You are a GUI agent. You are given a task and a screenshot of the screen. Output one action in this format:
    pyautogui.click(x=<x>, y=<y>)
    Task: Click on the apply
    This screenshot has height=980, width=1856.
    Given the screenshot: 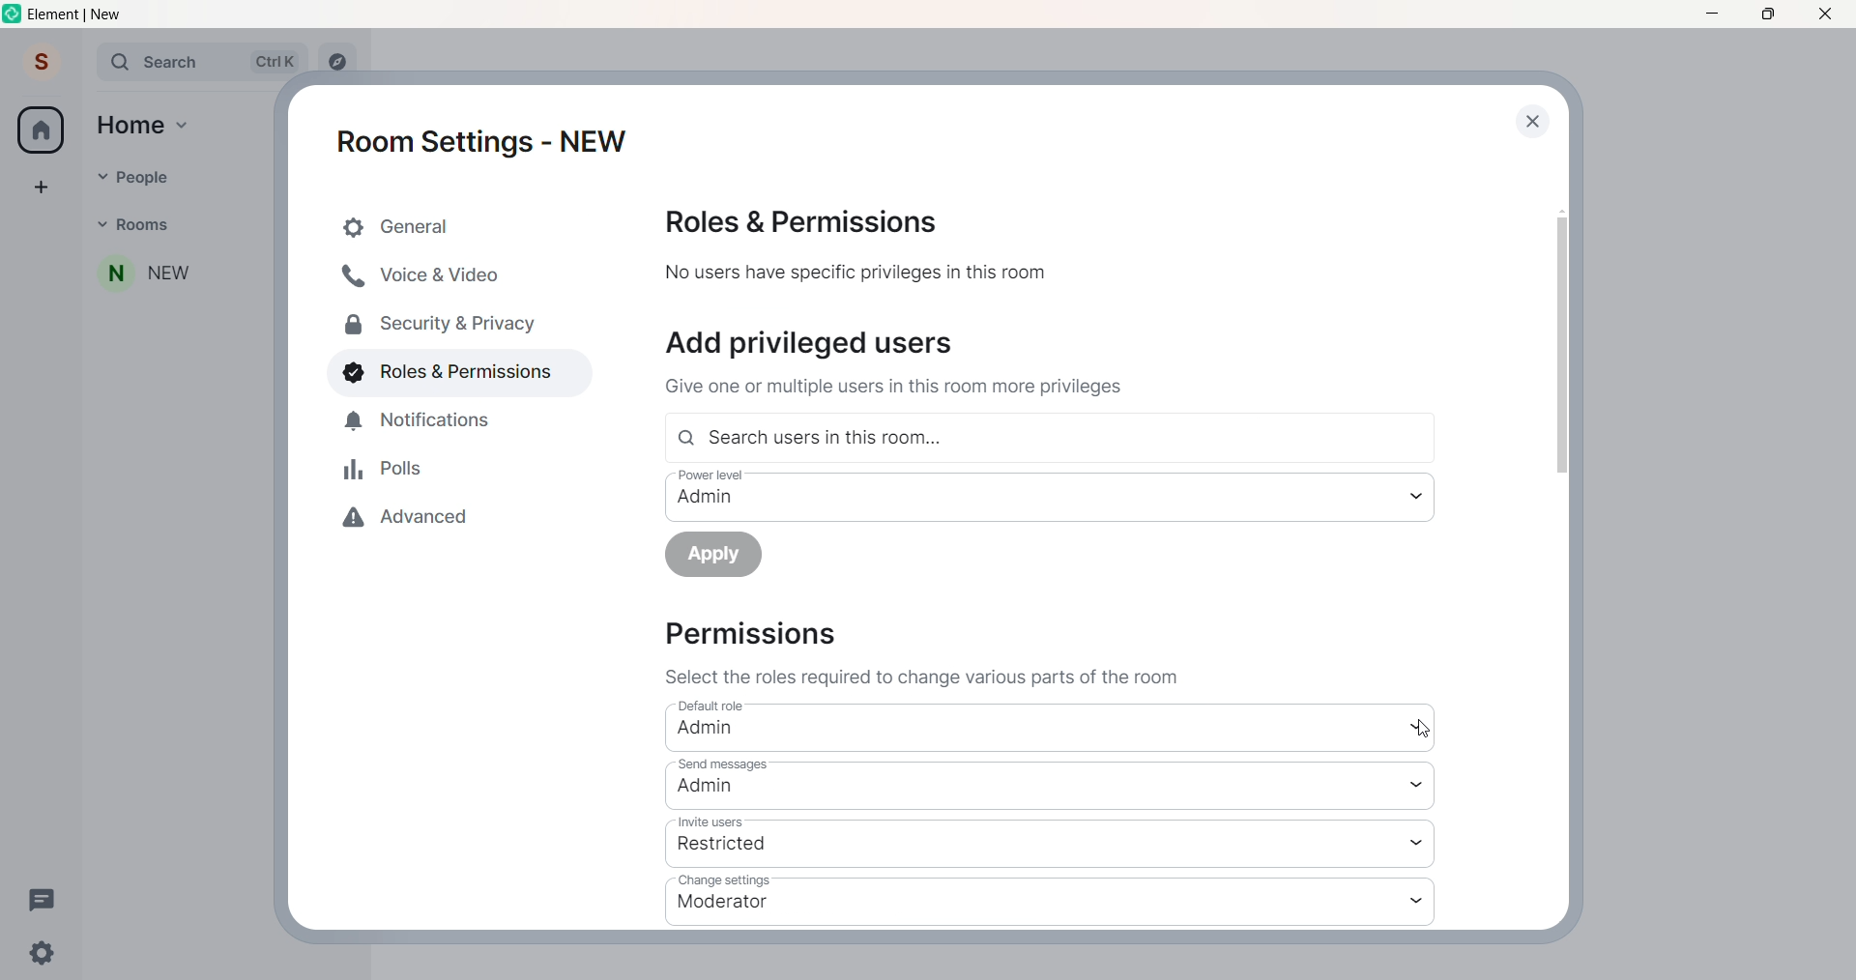 What is the action you would take?
    pyautogui.click(x=727, y=557)
    